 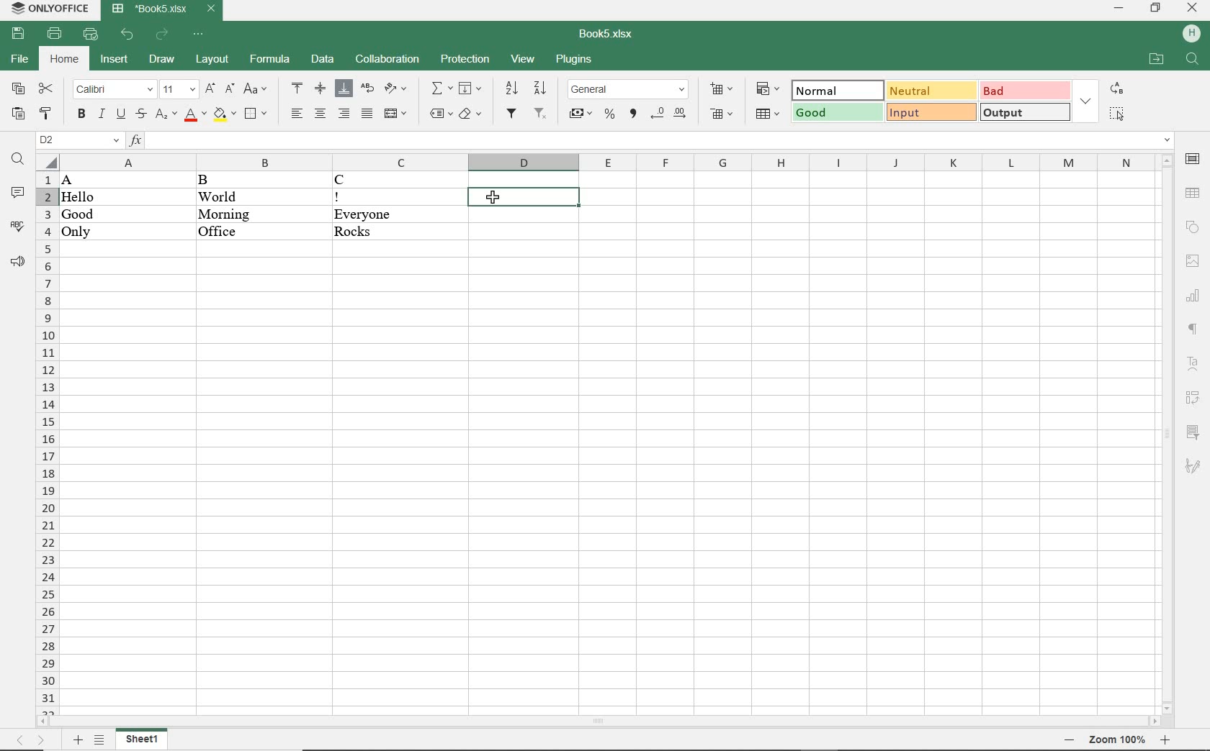 What do you see at coordinates (1193, 330) in the screenshot?
I see `PARAGRAPH SETTINGS` at bounding box center [1193, 330].